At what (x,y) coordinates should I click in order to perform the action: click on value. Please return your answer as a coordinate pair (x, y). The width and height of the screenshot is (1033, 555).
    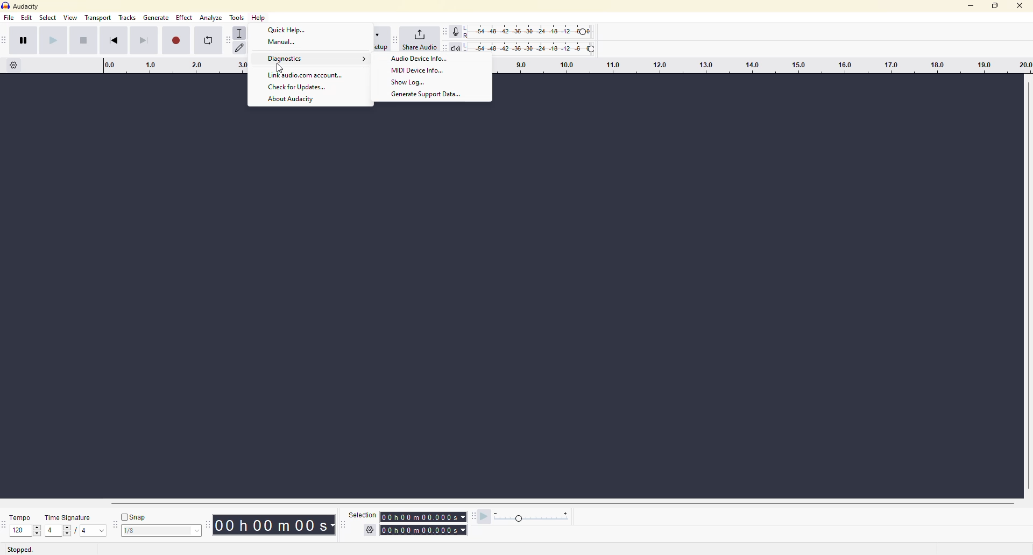
    Looking at the image, I should click on (60, 530).